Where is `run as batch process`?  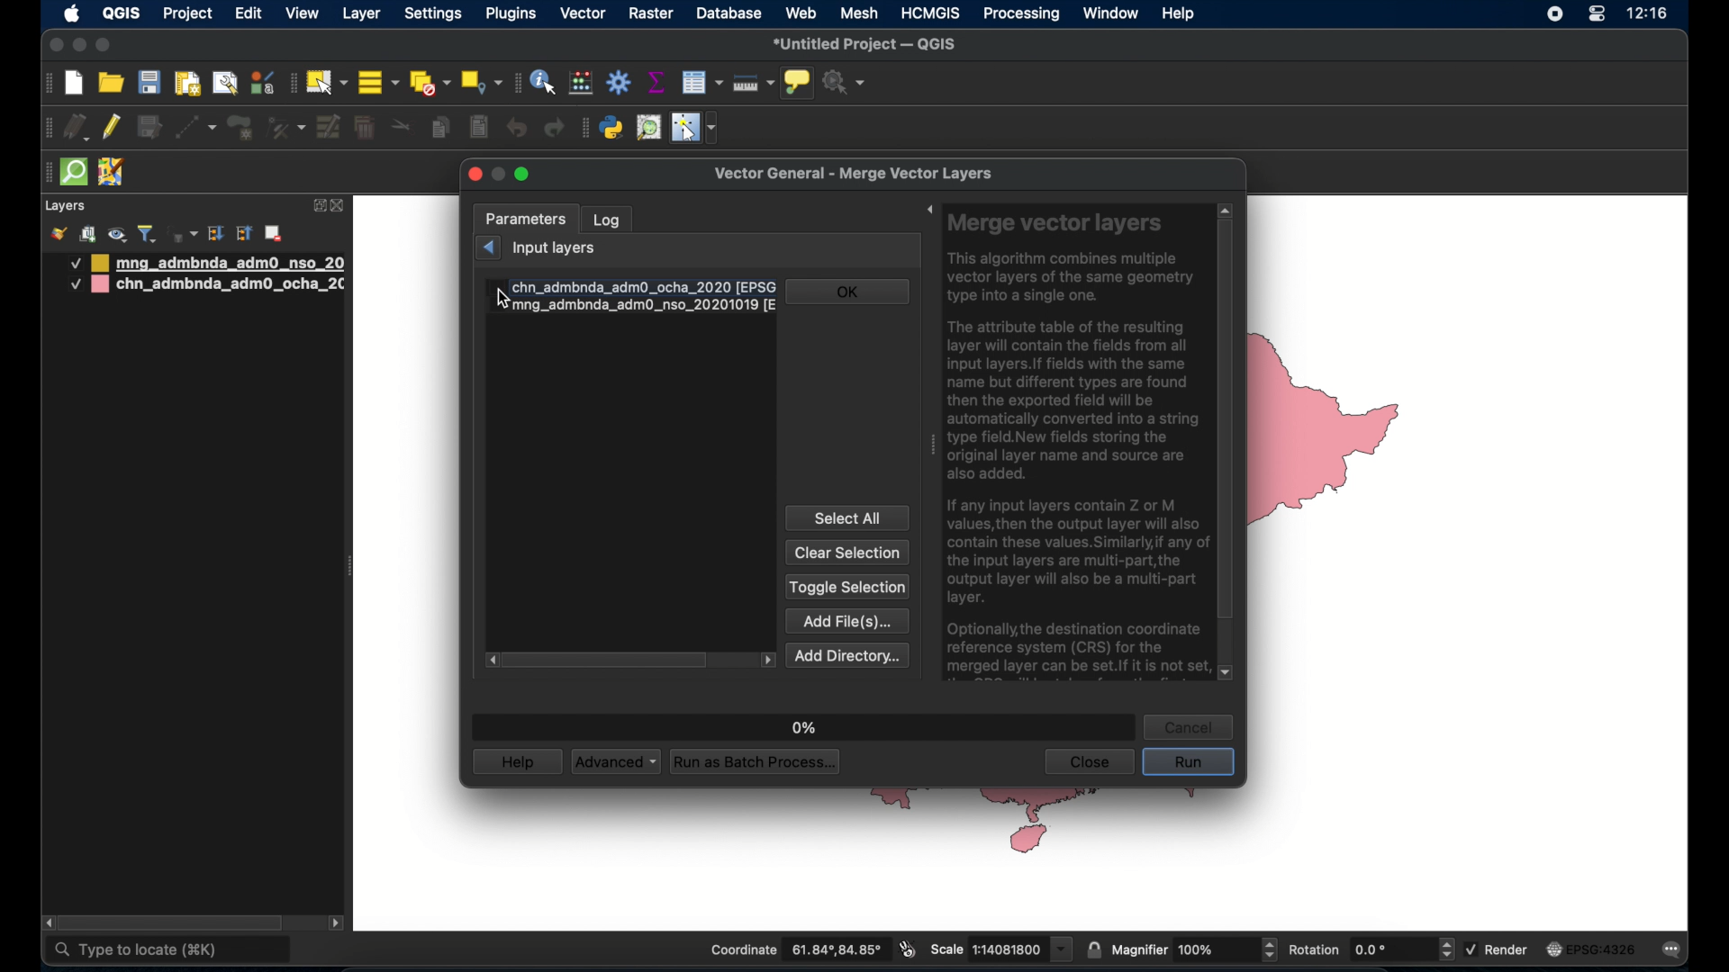
run as batch process is located at coordinates (756, 763).